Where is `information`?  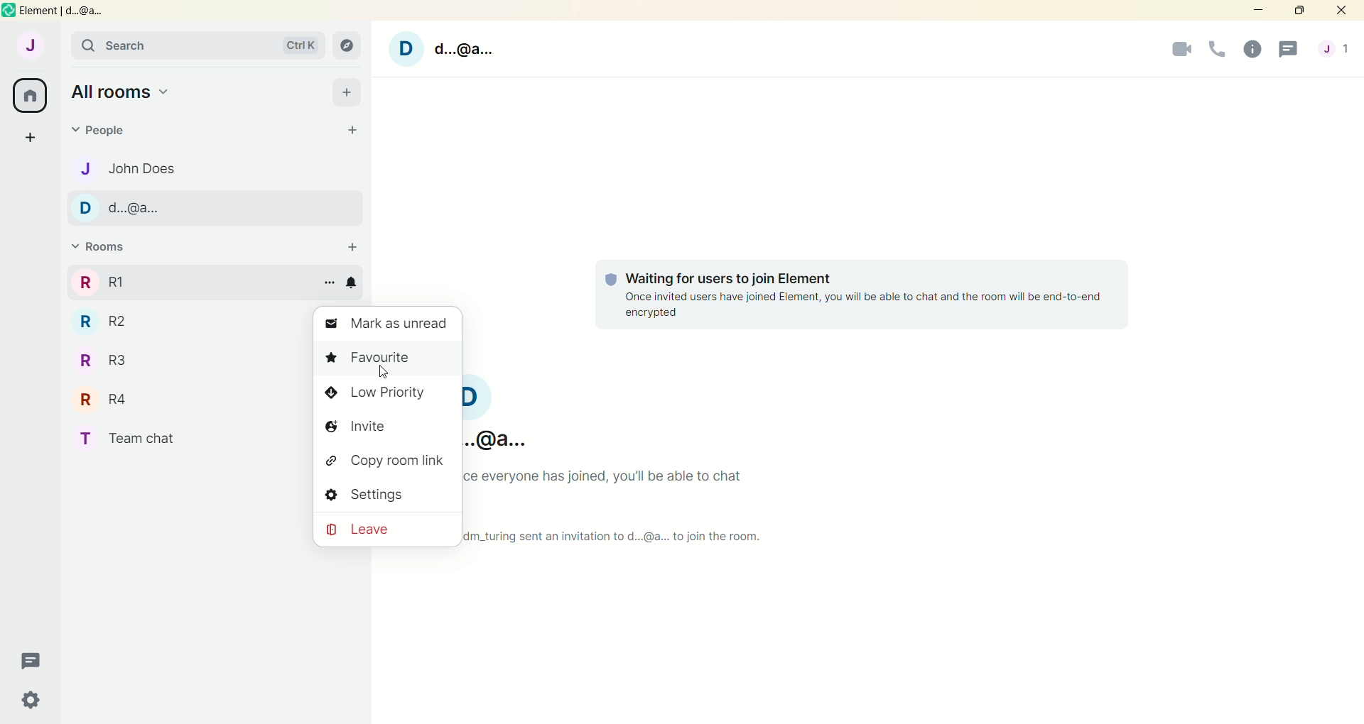 information is located at coordinates (1256, 50).